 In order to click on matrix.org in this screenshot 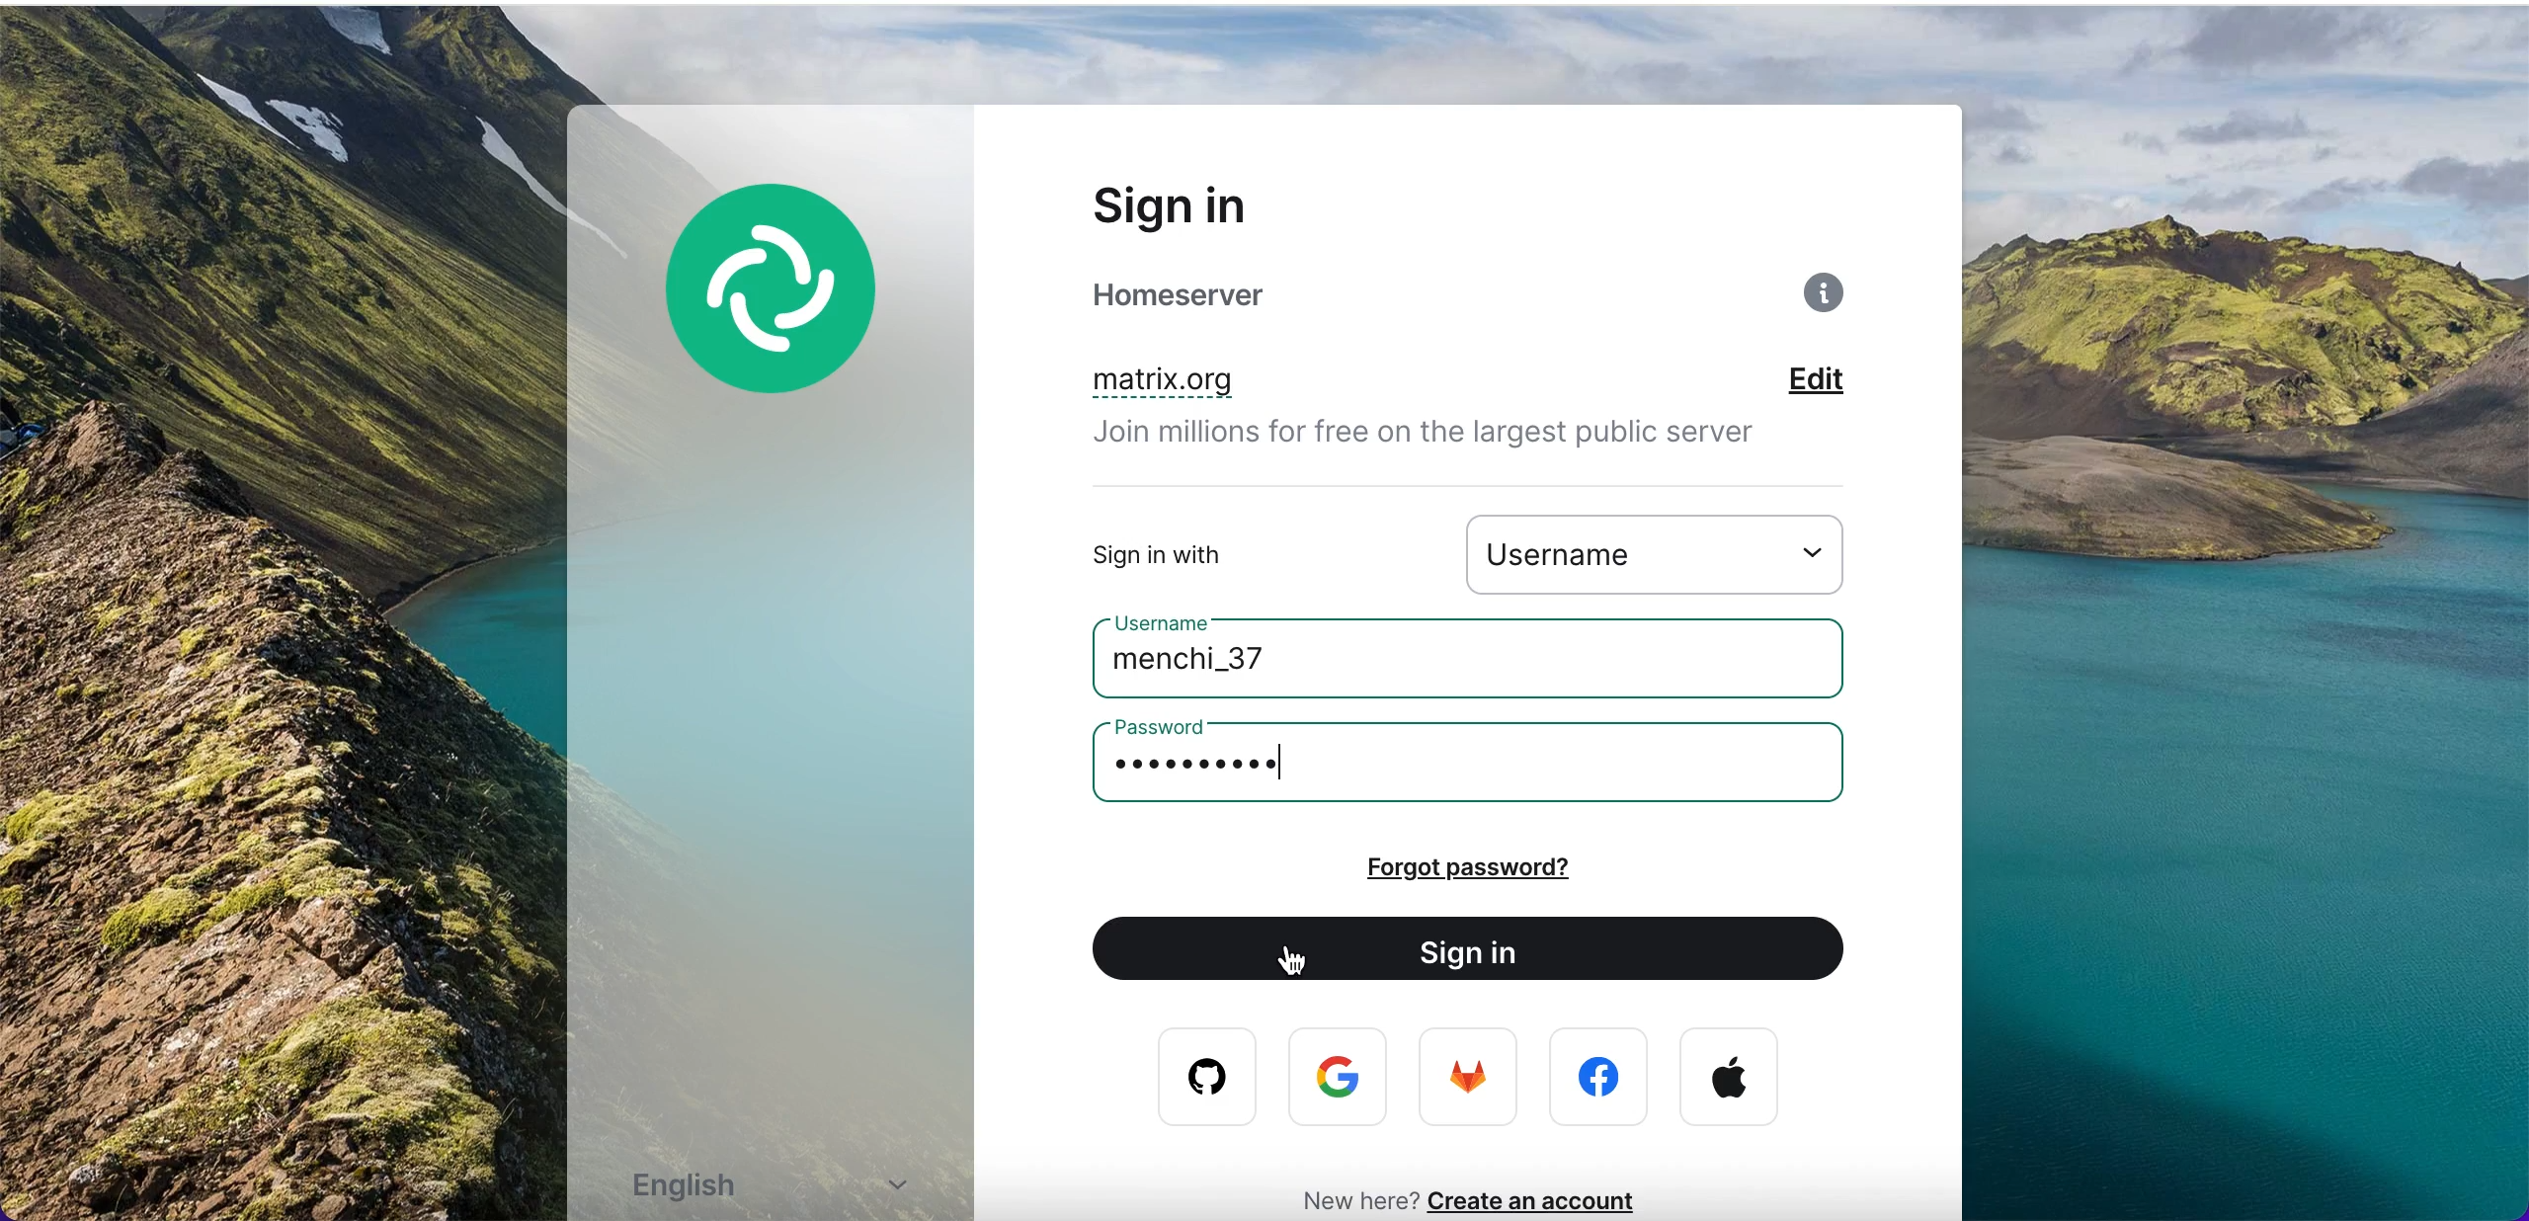, I will do `click(1264, 383)`.